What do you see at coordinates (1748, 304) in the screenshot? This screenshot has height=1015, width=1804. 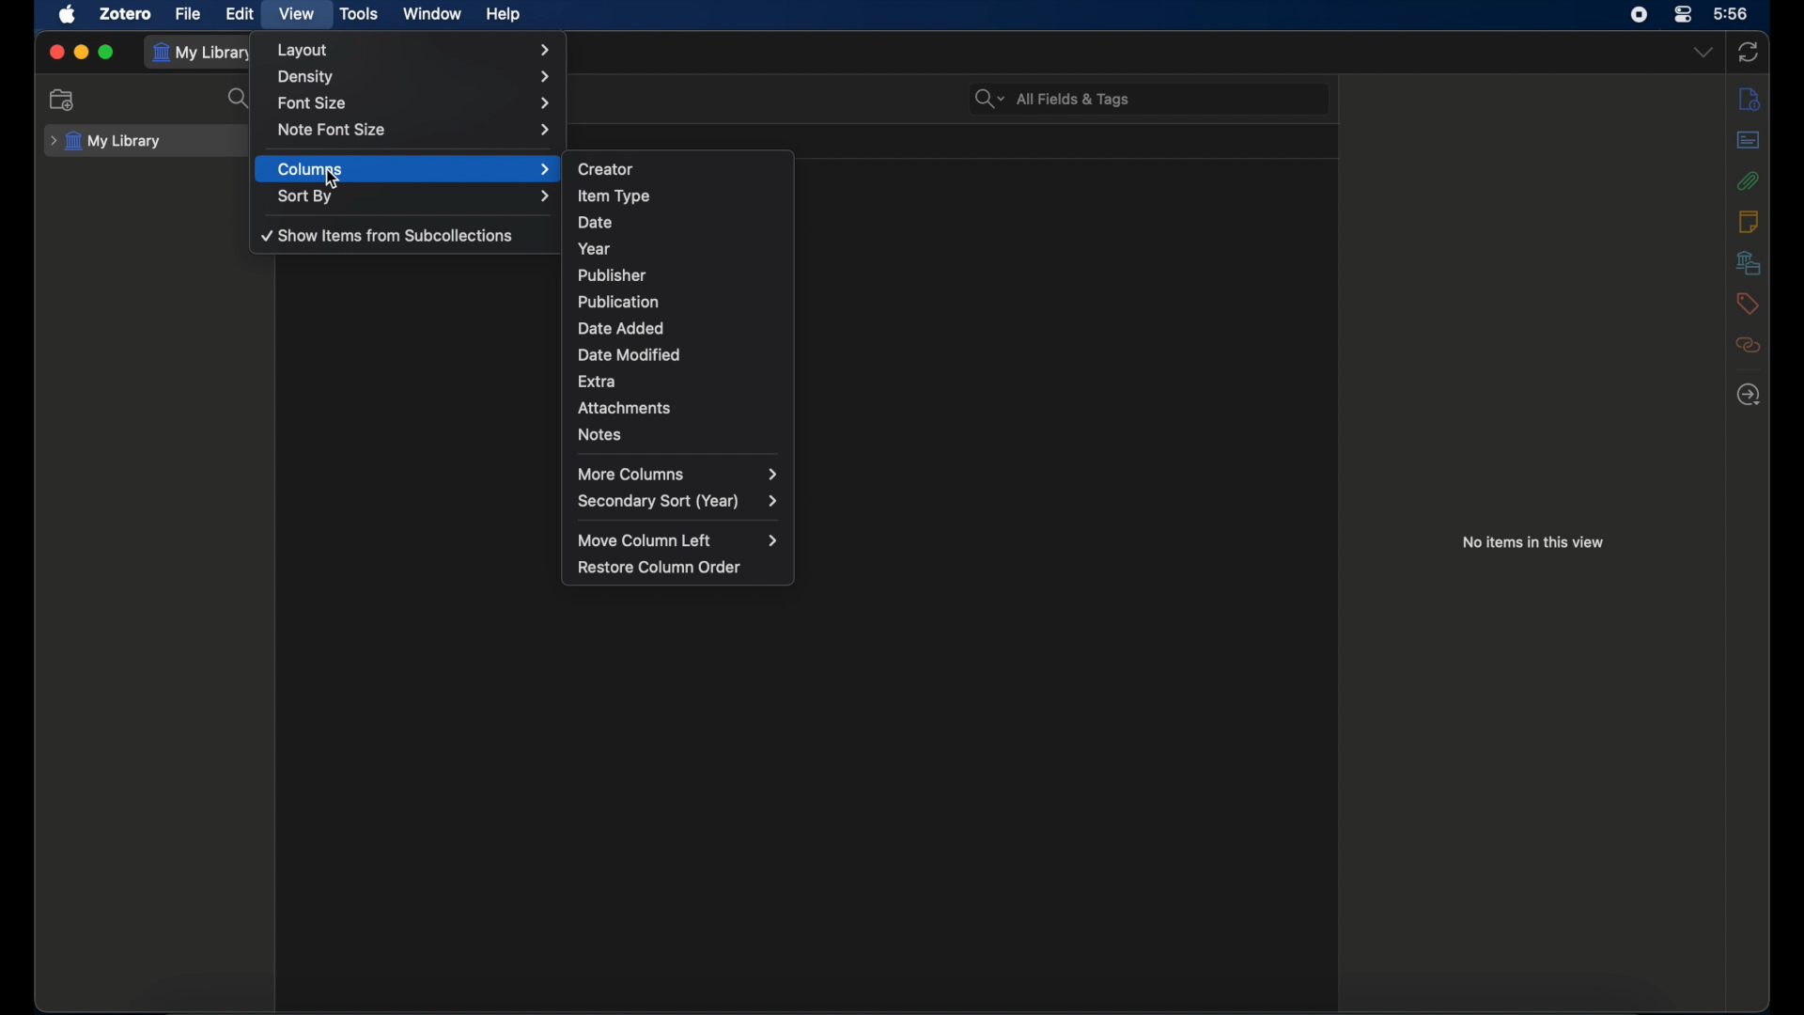 I see `tags` at bounding box center [1748, 304].